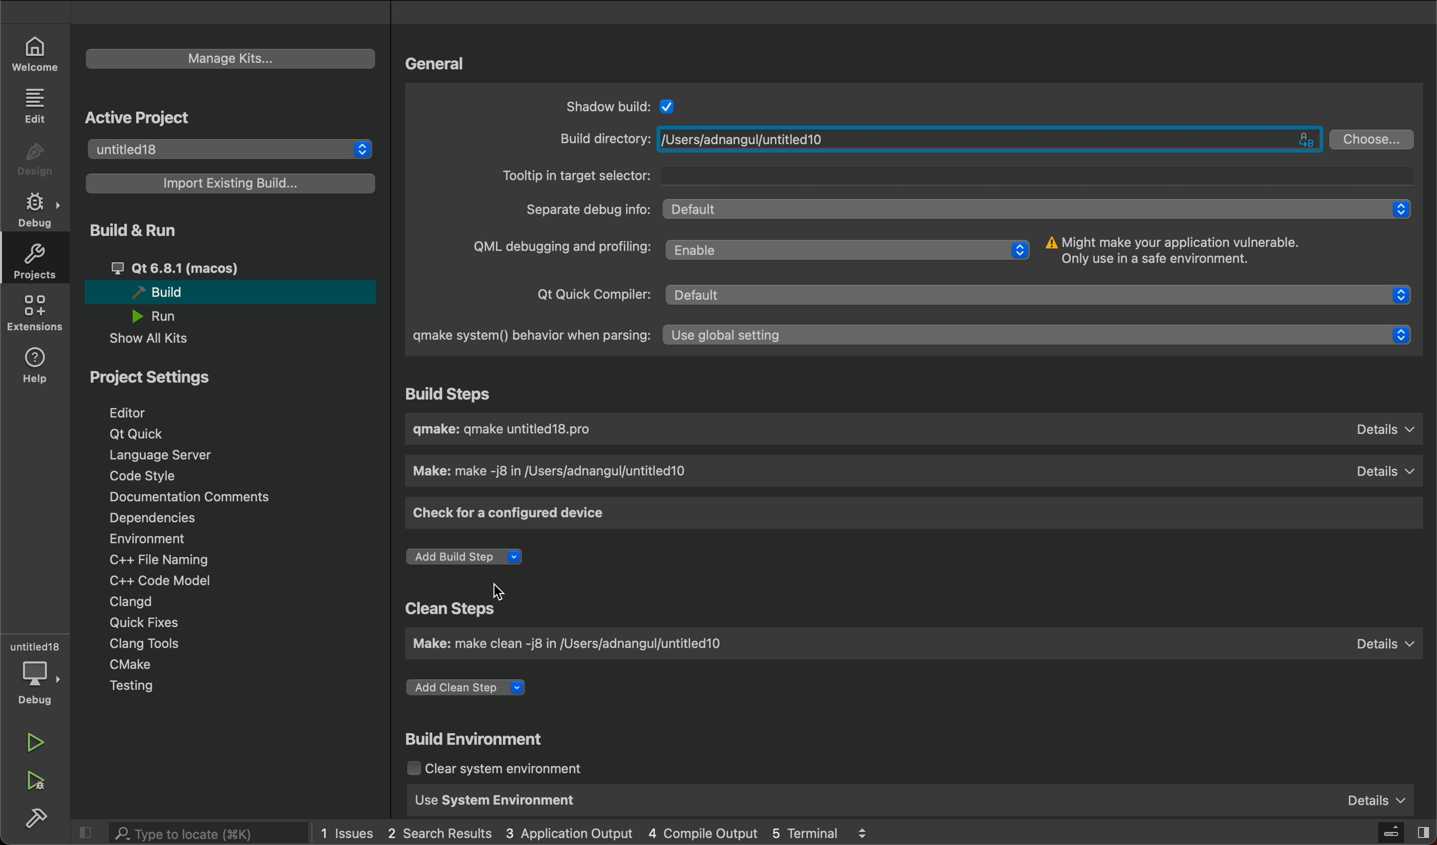 Image resolution: width=1437 pixels, height=845 pixels. I want to click on Build Steps, so click(453, 392).